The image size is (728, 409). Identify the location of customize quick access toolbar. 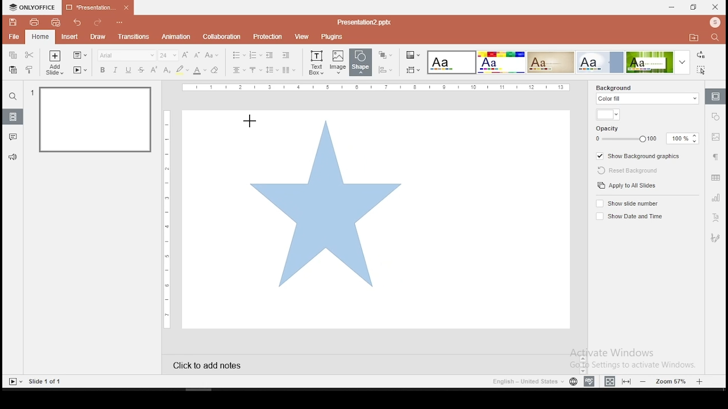
(120, 20).